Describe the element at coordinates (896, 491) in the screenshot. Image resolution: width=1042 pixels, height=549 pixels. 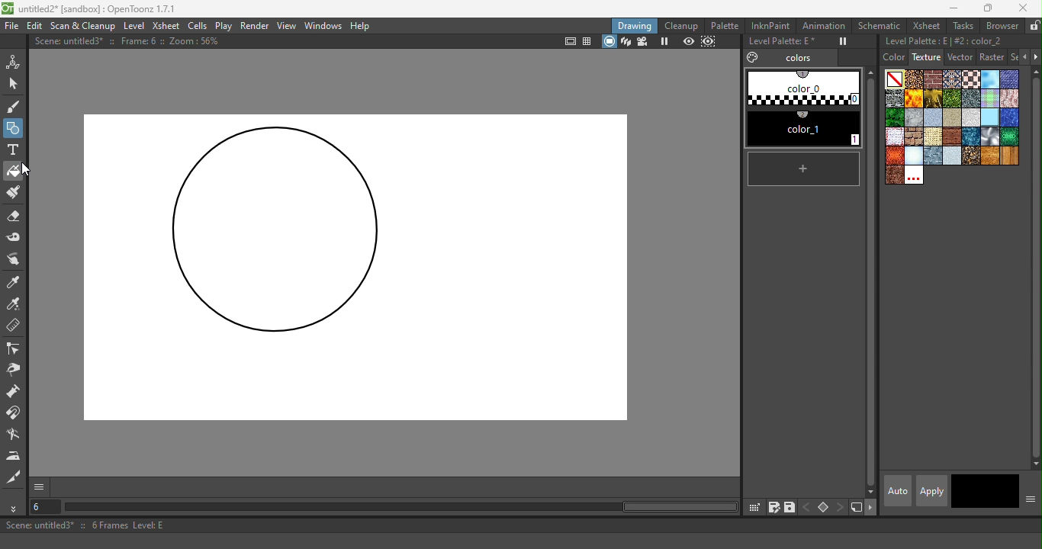
I see `Auto` at that location.